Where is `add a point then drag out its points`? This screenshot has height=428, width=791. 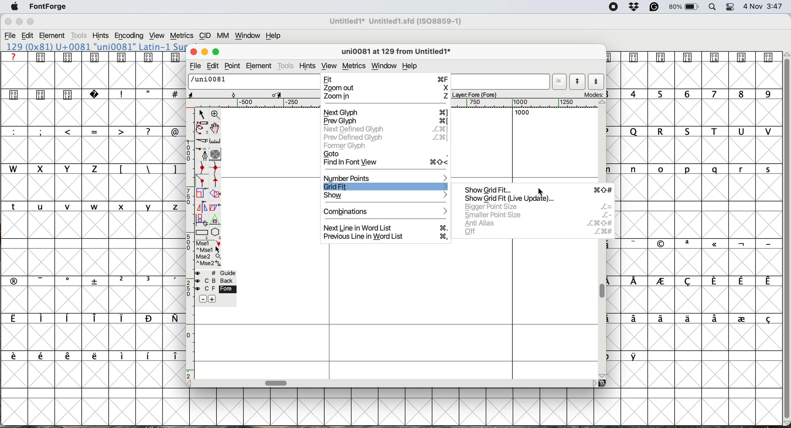 add a point then drag out its points is located at coordinates (203, 154).